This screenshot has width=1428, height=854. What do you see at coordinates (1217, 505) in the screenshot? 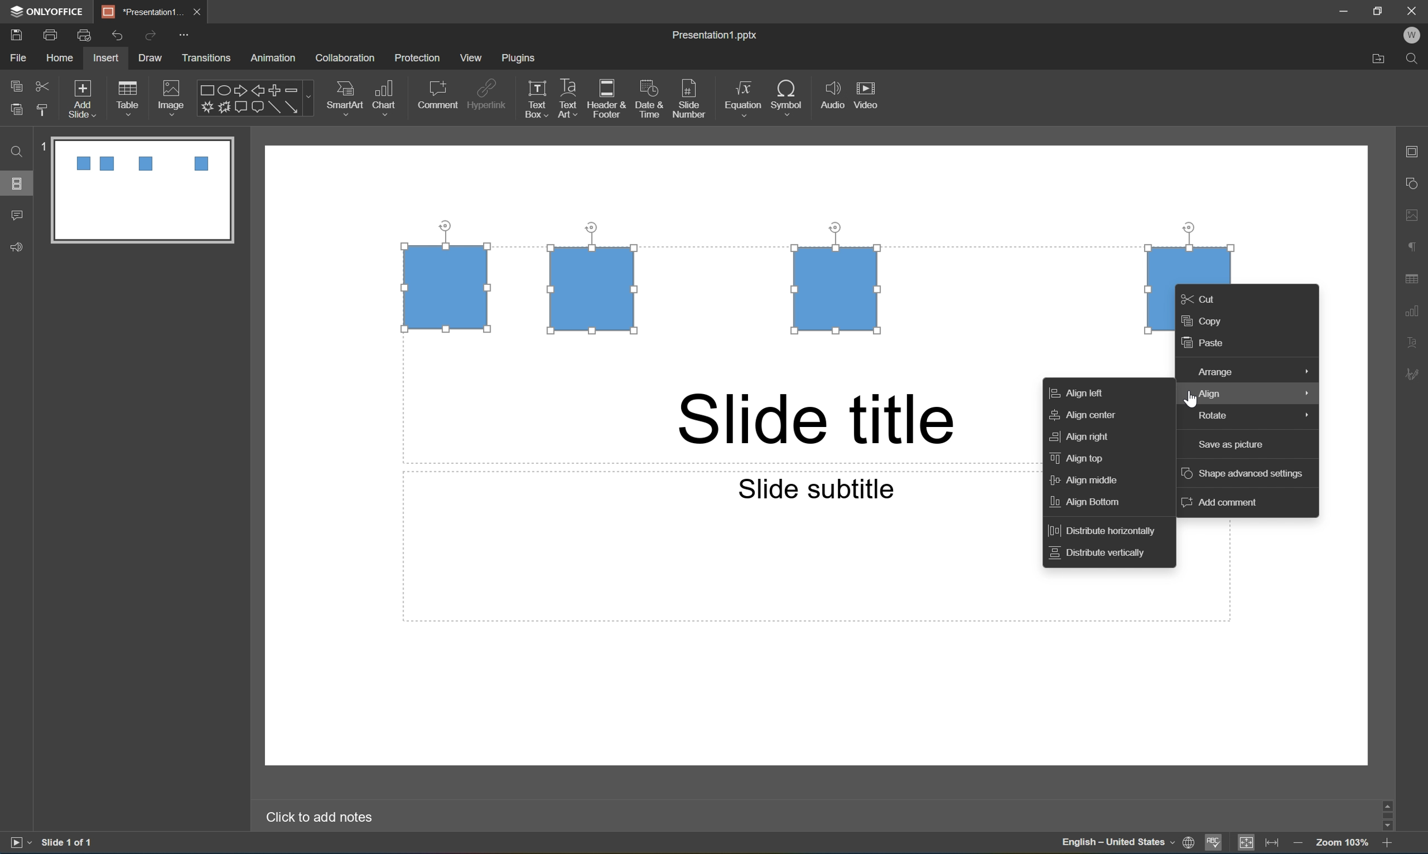
I see `add comment` at bounding box center [1217, 505].